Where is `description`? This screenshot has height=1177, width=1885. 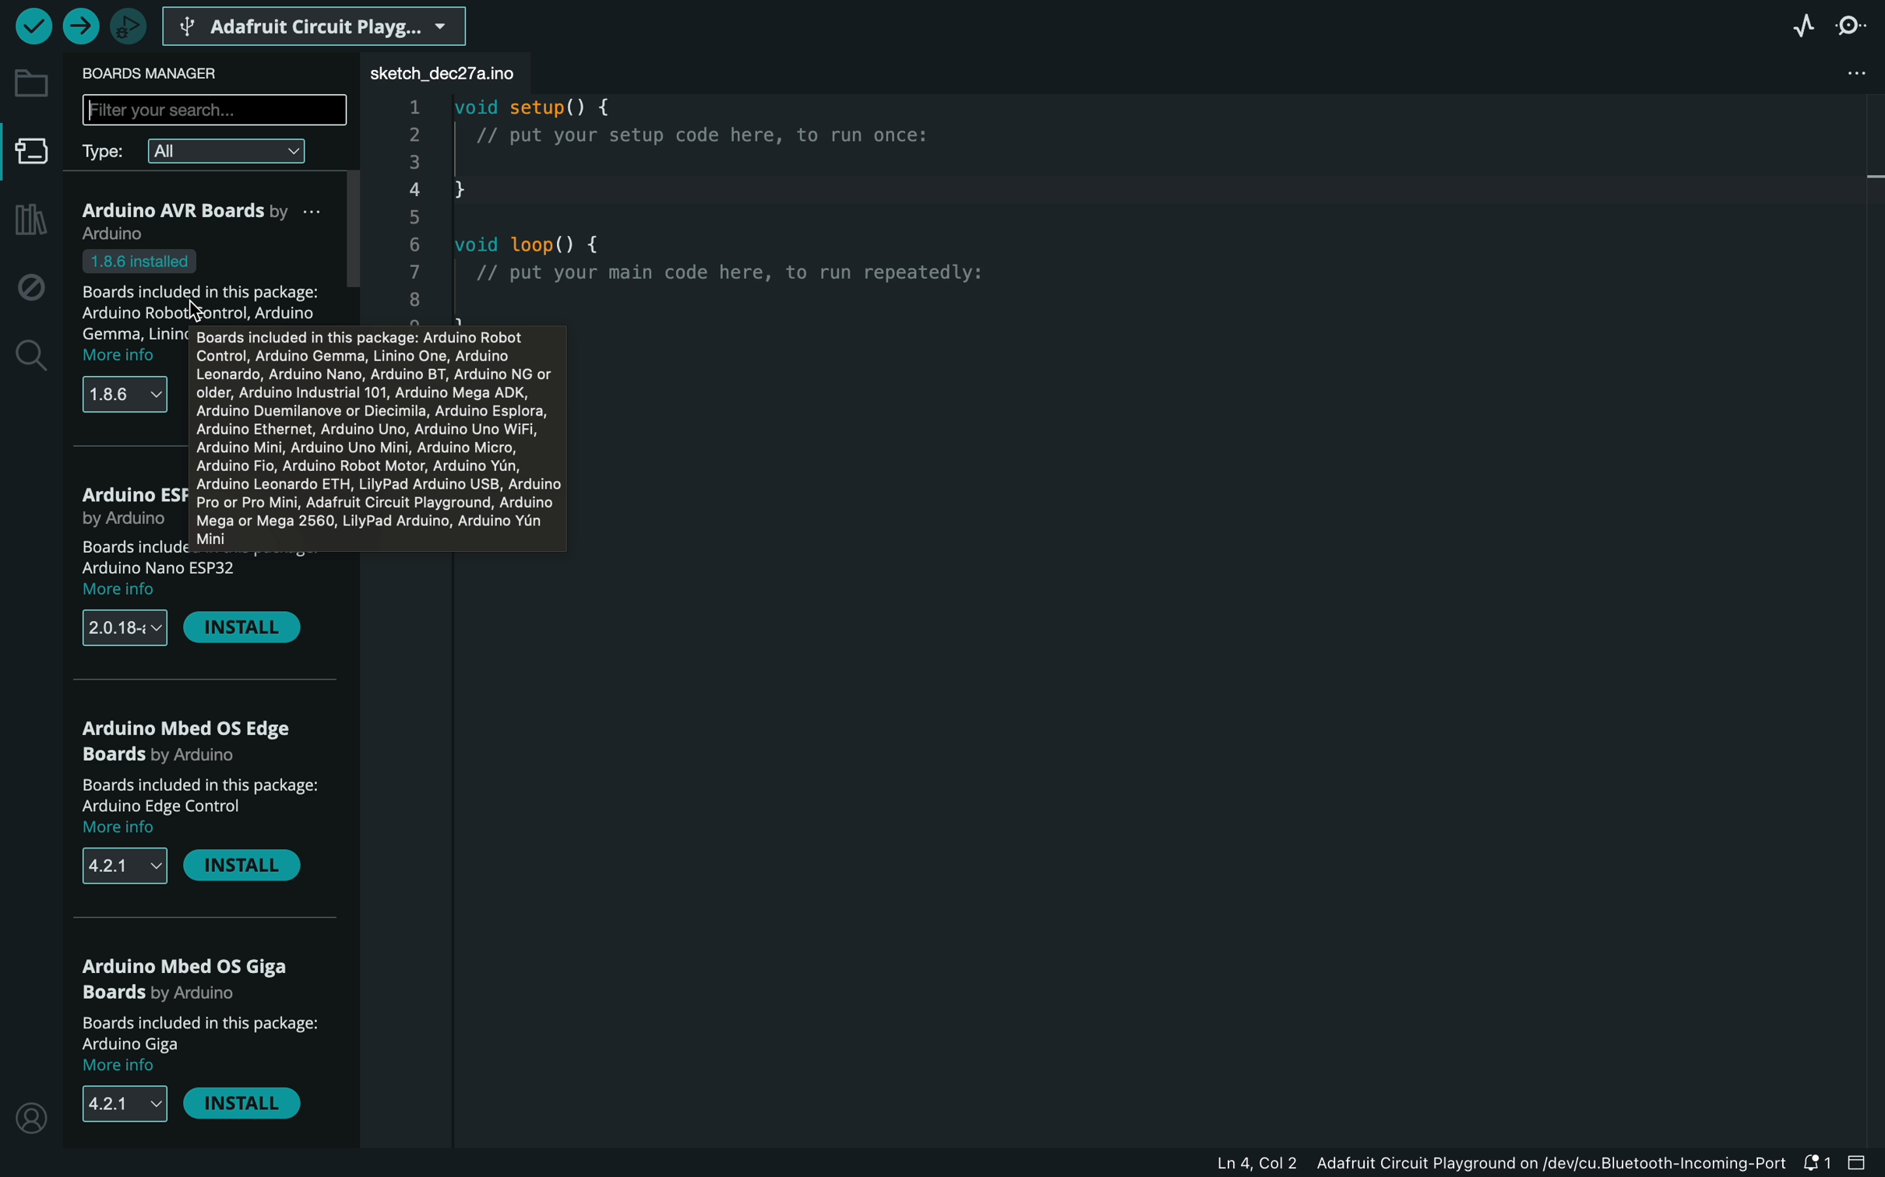
description is located at coordinates (174, 559).